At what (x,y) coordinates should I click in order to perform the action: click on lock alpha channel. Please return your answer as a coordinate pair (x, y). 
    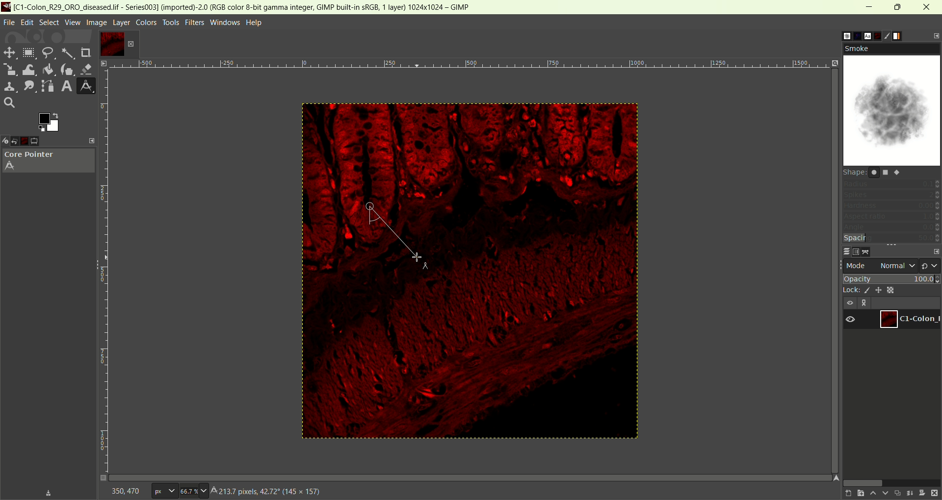
    Looking at the image, I should click on (890, 290).